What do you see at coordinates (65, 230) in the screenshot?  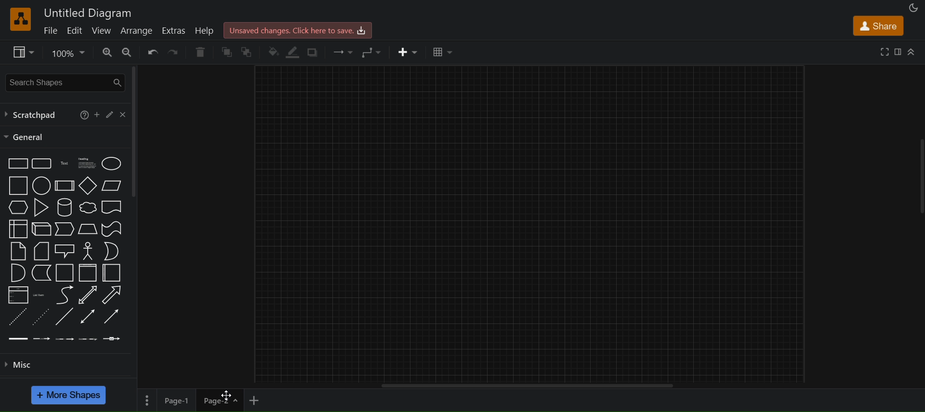 I see `step` at bounding box center [65, 230].